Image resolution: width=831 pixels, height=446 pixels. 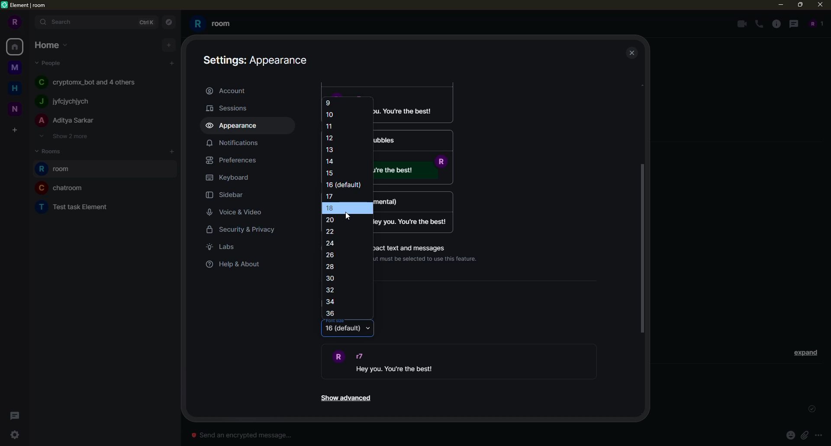 What do you see at coordinates (330, 267) in the screenshot?
I see `28` at bounding box center [330, 267].